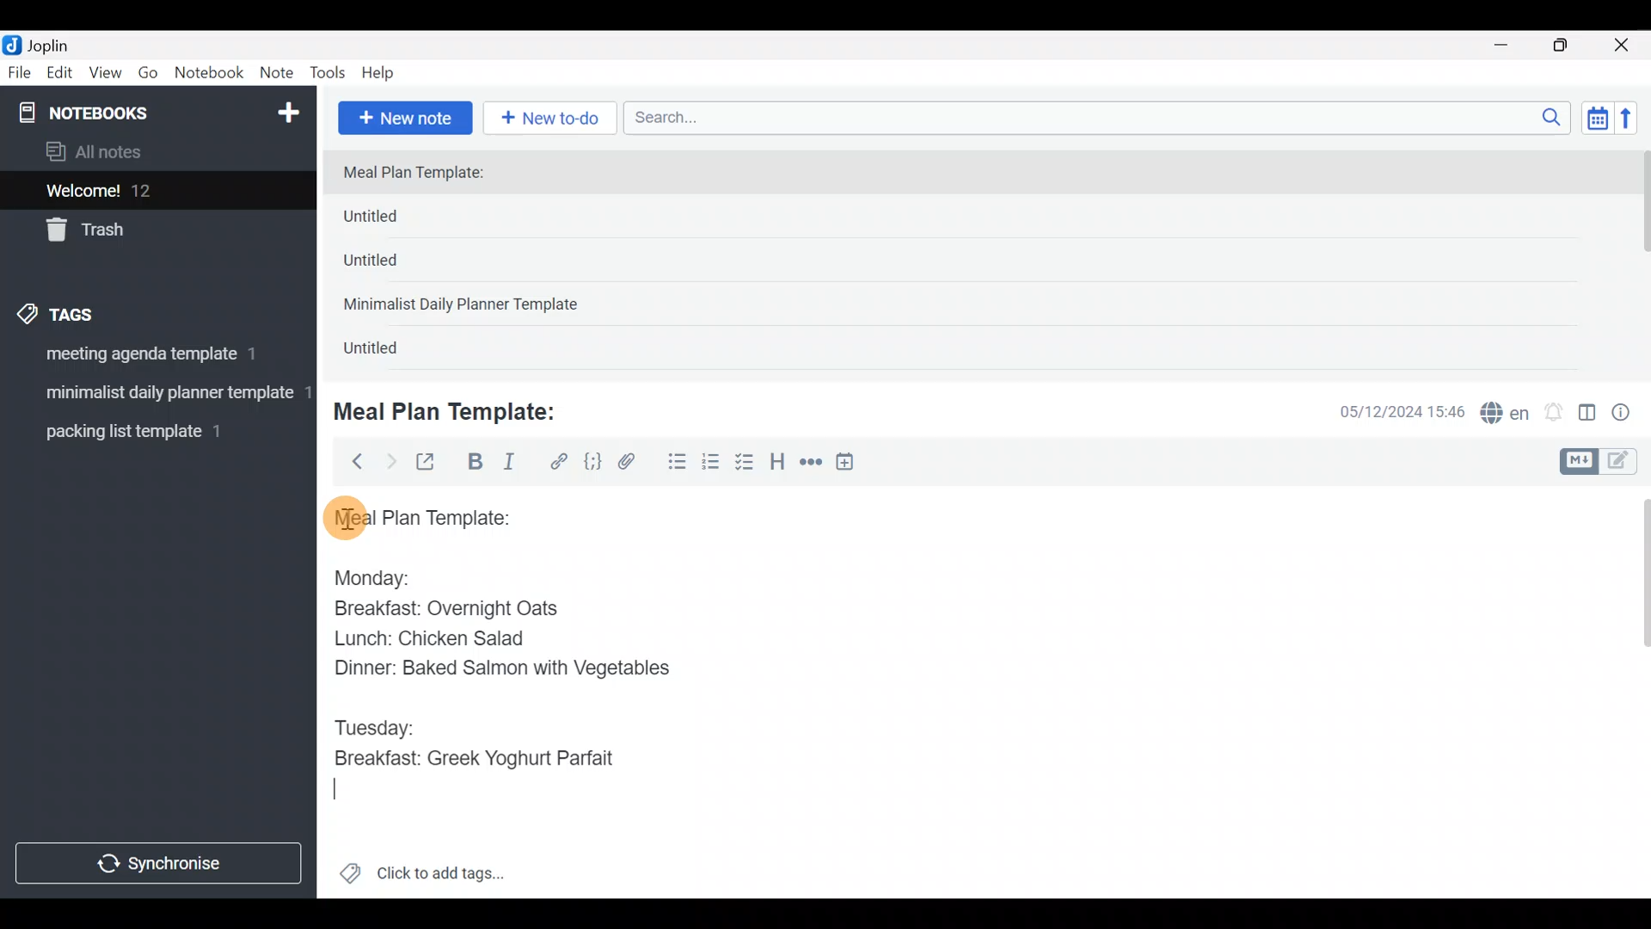 The image size is (1651, 929). I want to click on scroll bar, so click(1640, 260).